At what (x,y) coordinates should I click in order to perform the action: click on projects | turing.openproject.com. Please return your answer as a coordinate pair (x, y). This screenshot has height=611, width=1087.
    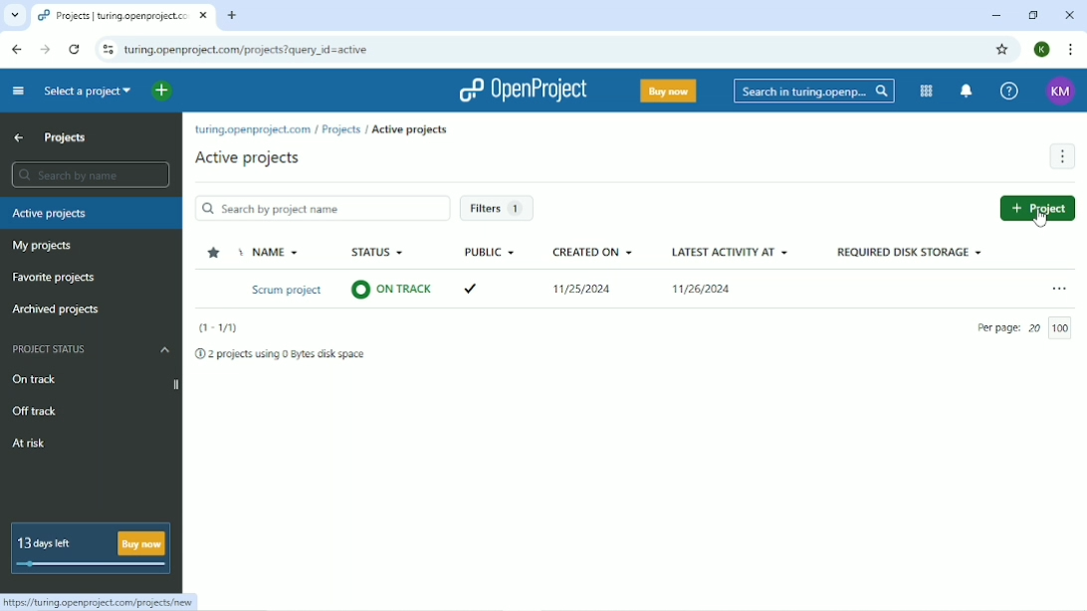
    Looking at the image, I should click on (113, 15).